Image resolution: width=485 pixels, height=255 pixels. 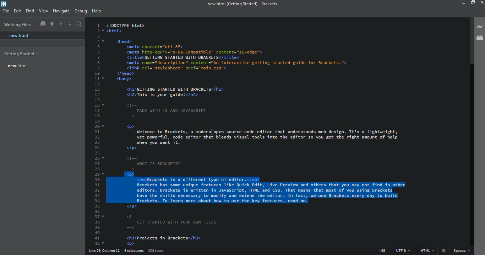 I want to click on new, so click(x=20, y=35).